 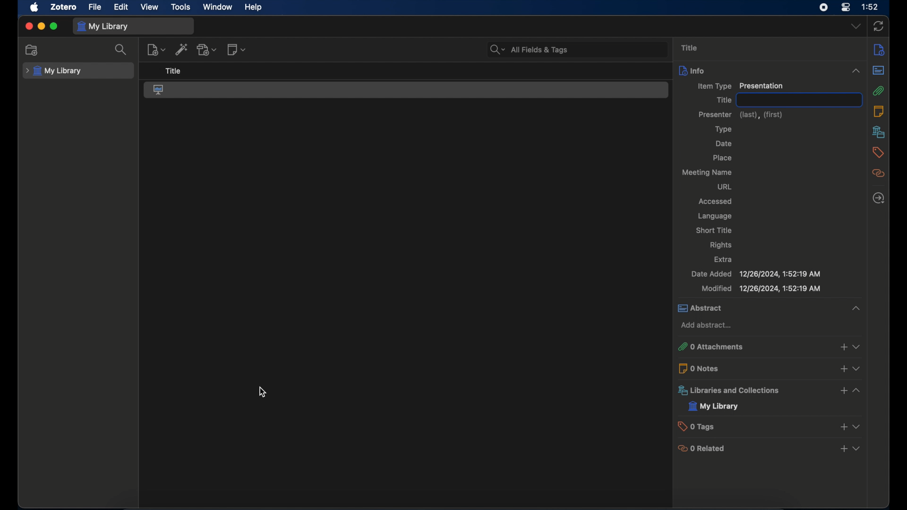 What do you see at coordinates (769, 368) in the screenshot?
I see `0 notes` at bounding box center [769, 368].